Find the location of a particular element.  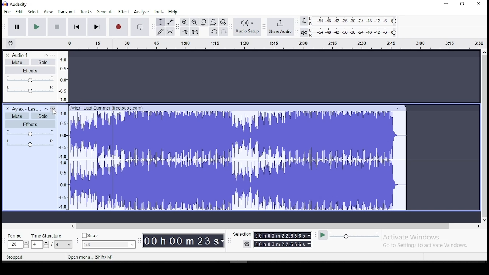

scroll bar is located at coordinates (484, 136).